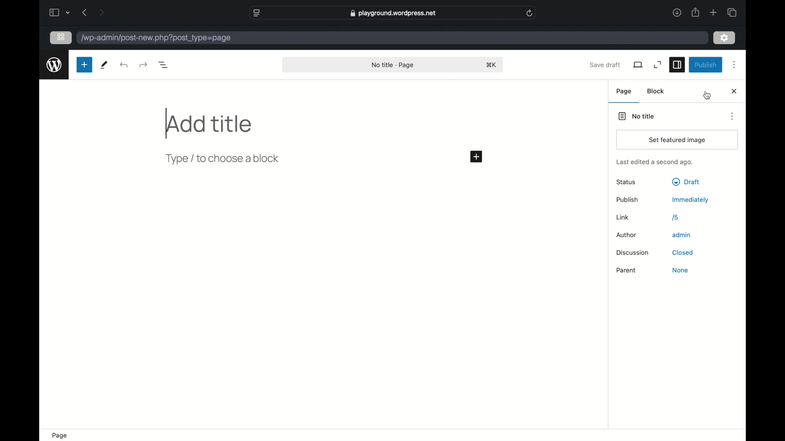  Describe the element at coordinates (85, 65) in the screenshot. I see `new` at that location.